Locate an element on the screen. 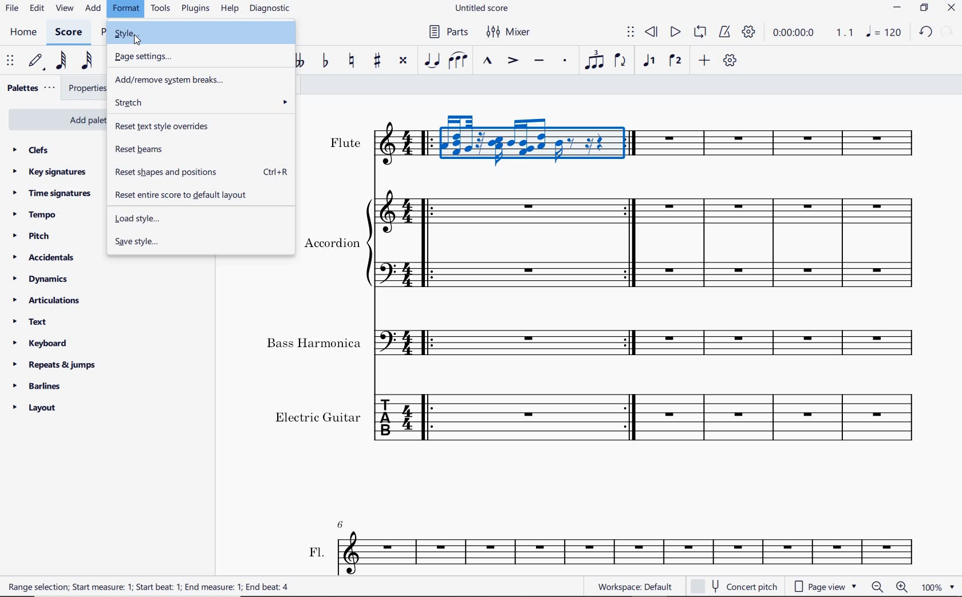 The width and height of the screenshot is (962, 597). default (step time) is located at coordinates (37, 63).